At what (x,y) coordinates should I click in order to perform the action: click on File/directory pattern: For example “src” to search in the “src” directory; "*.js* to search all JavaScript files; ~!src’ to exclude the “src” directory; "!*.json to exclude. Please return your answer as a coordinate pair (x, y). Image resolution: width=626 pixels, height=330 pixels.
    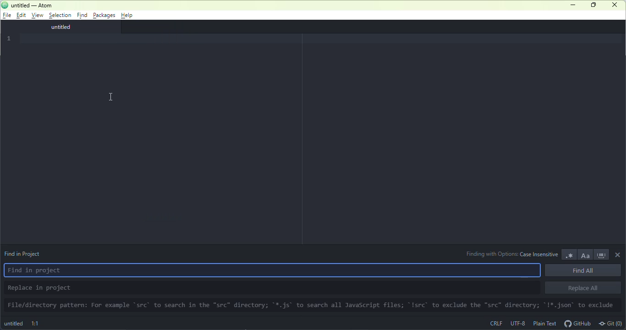
    Looking at the image, I should click on (313, 306).